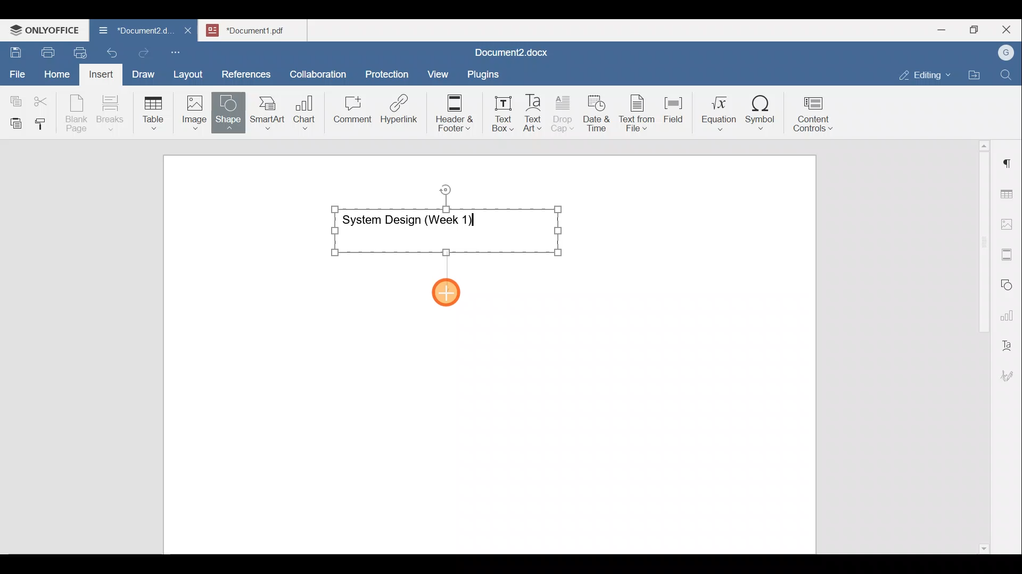 Image resolution: width=1022 pixels, height=574 pixels. I want to click on File, so click(18, 71).